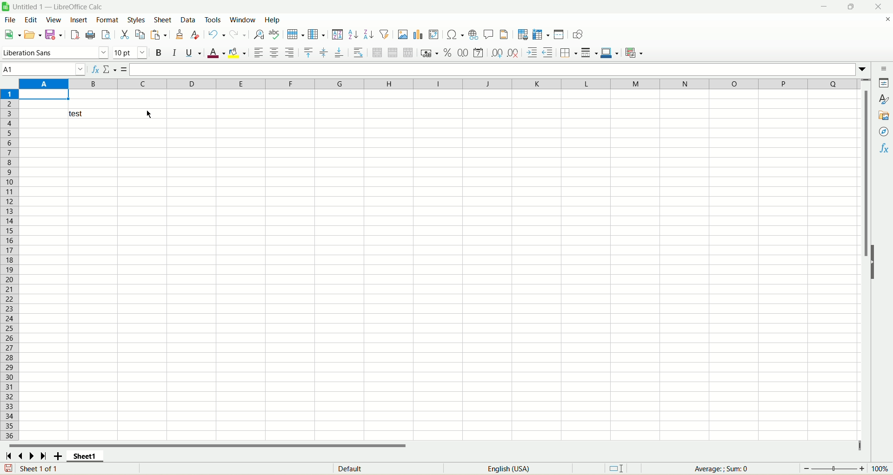 Image resolution: width=893 pixels, height=475 pixels. I want to click on format as number, so click(478, 53).